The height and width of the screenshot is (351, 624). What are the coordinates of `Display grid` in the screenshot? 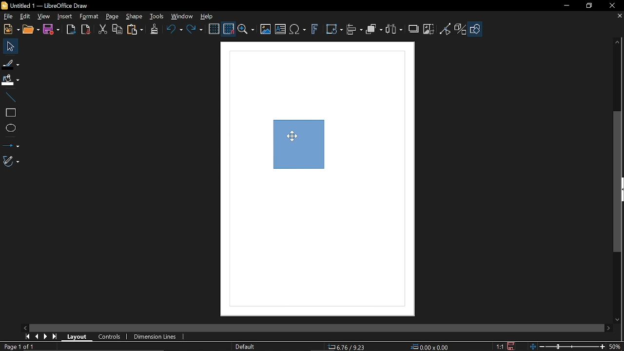 It's located at (214, 29).